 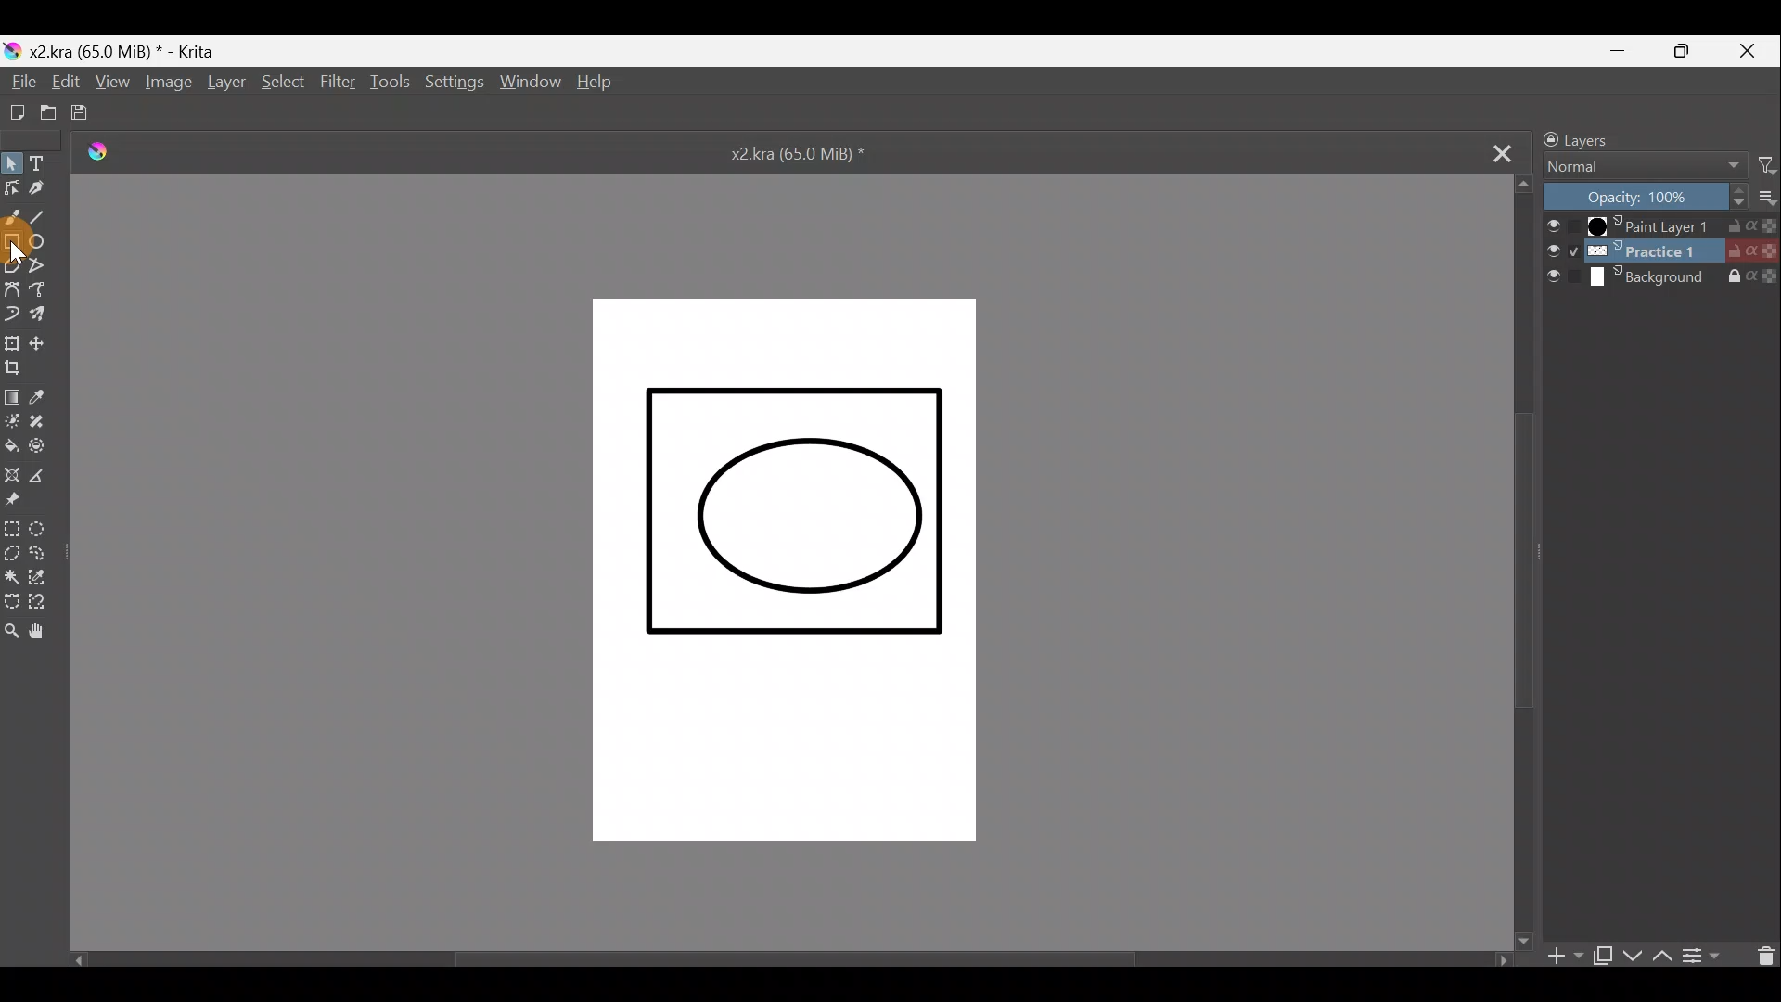 What do you see at coordinates (11, 340) in the screenshot?
I see `Transform a layer/selection` at bounding box center [11, 340].